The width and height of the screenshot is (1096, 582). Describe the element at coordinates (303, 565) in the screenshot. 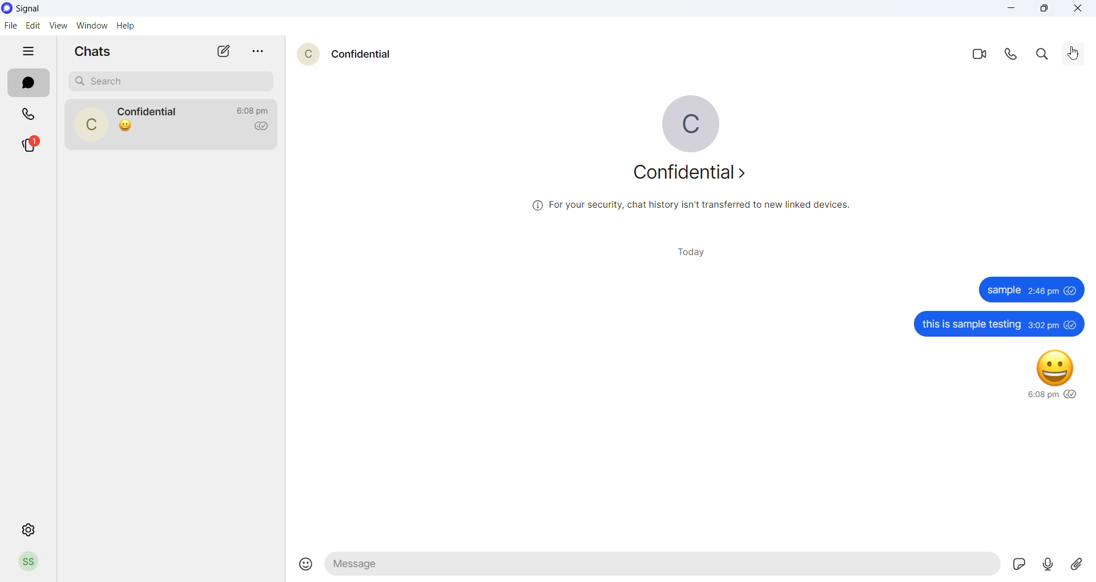

I see `emojis` at that location.